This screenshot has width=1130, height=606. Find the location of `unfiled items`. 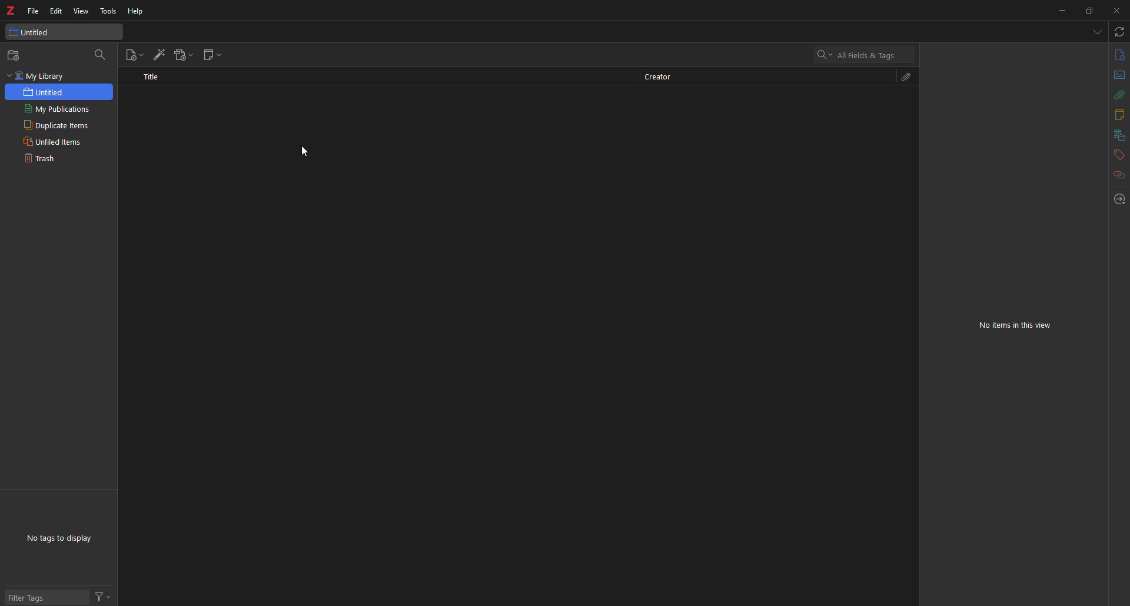

unfiled items is located at coordinates (54, 142).